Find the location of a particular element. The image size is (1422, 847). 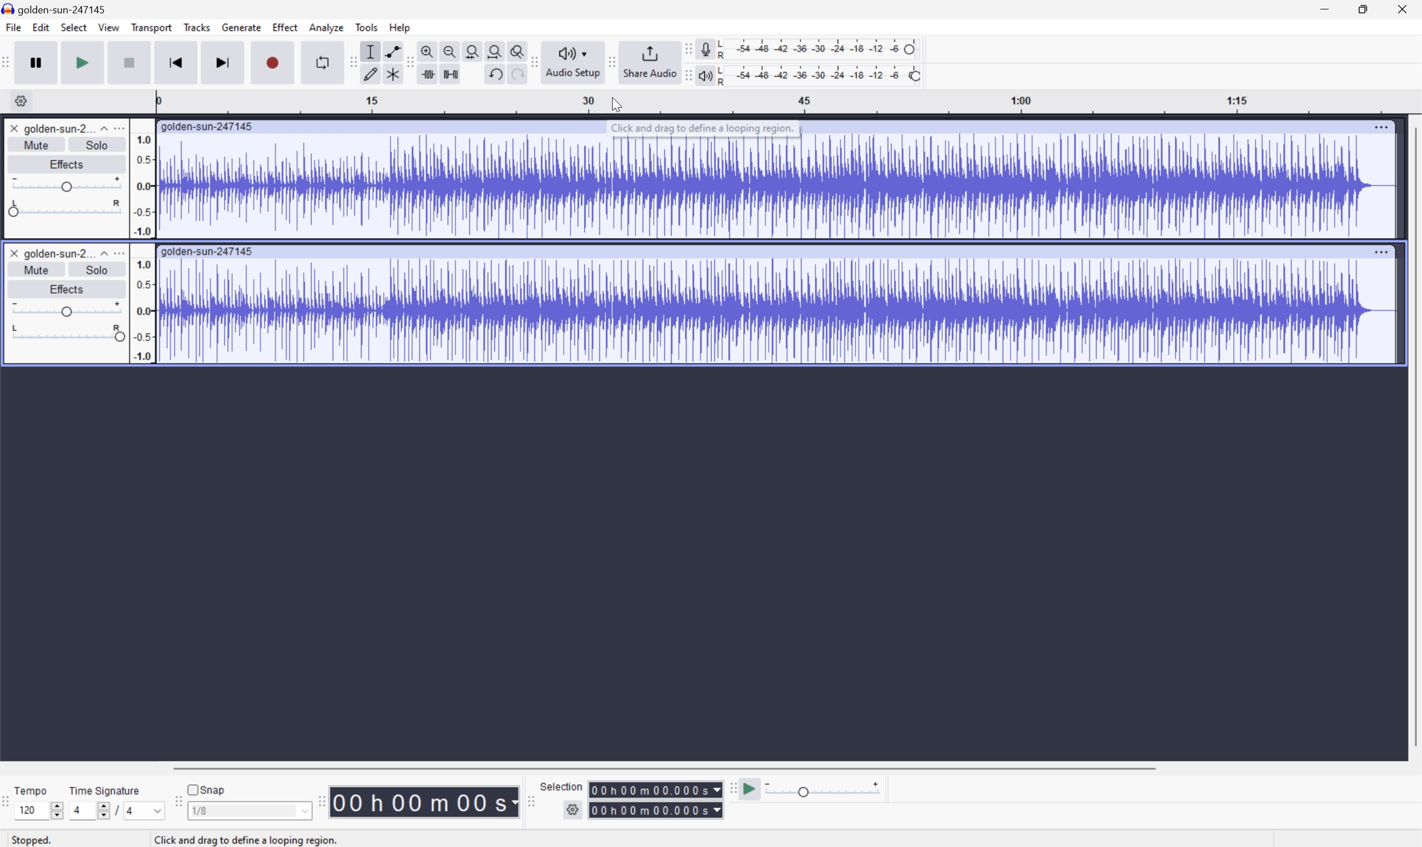

Stop is located at coordinates (129, 63).